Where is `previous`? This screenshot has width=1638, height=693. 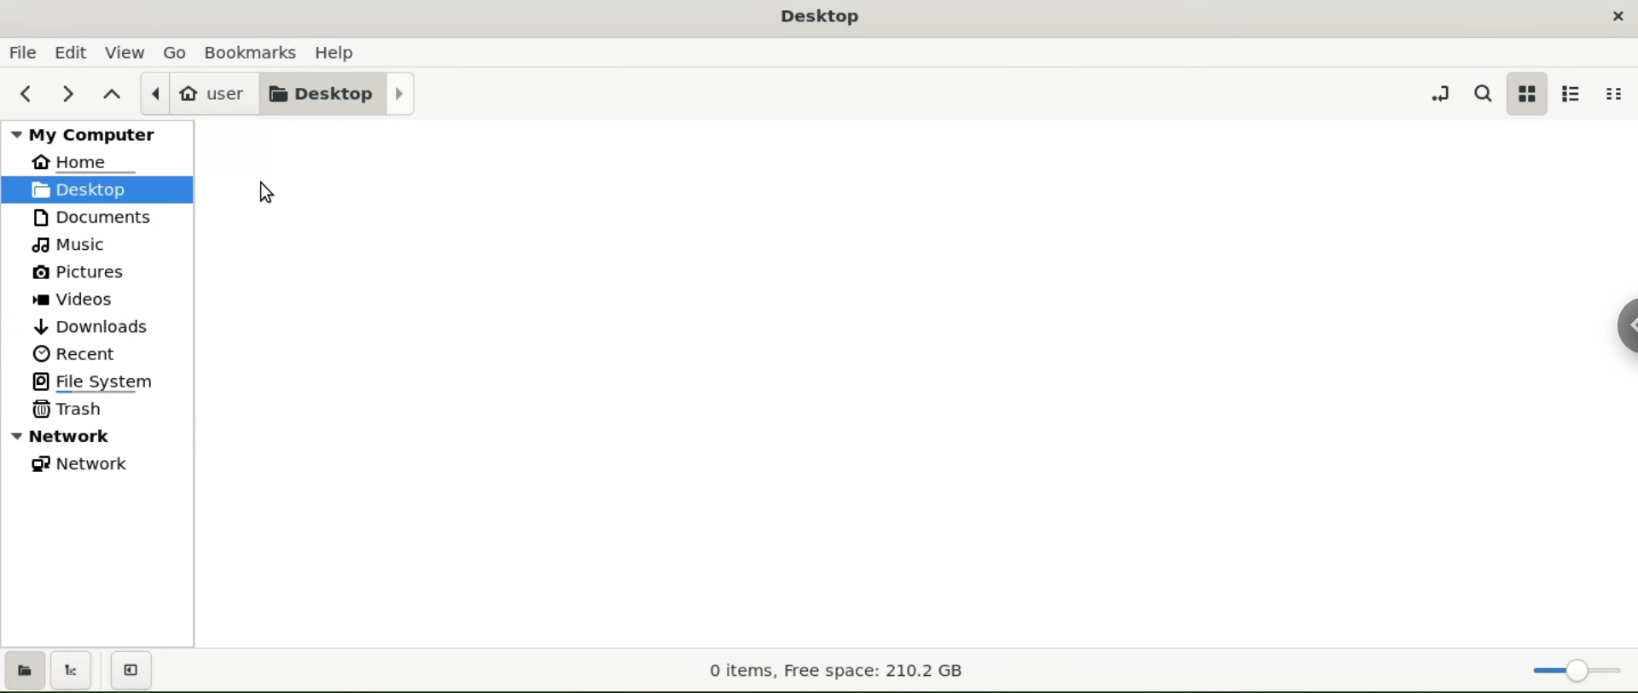 previous is located at coordinates (26, 91).